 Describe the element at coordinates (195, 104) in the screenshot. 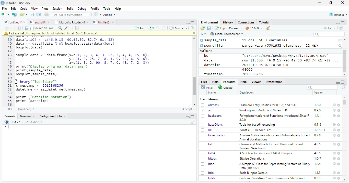

I see `scroll down` at that location.